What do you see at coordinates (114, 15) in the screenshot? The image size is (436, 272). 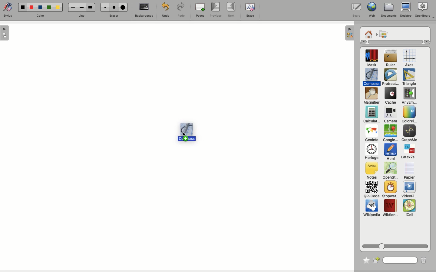 I see `Eraser` at bounding box center [114, 15].